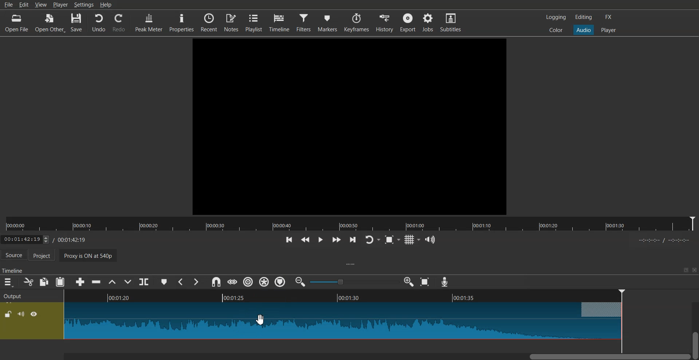 This screenshot has width=699, height=360. What do you see at coordinates (180, 281) in the screenshot?
I see `Previous marker` at bounding box center [180, 281].